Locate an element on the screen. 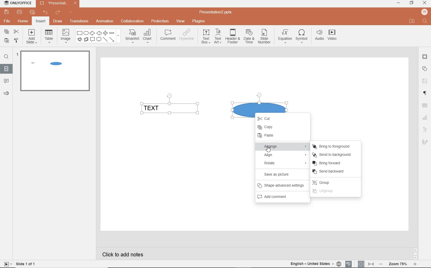 This screenshot has height=268, width=431. TEXT FIELD SELECTED is located at coordinates (170, 105).